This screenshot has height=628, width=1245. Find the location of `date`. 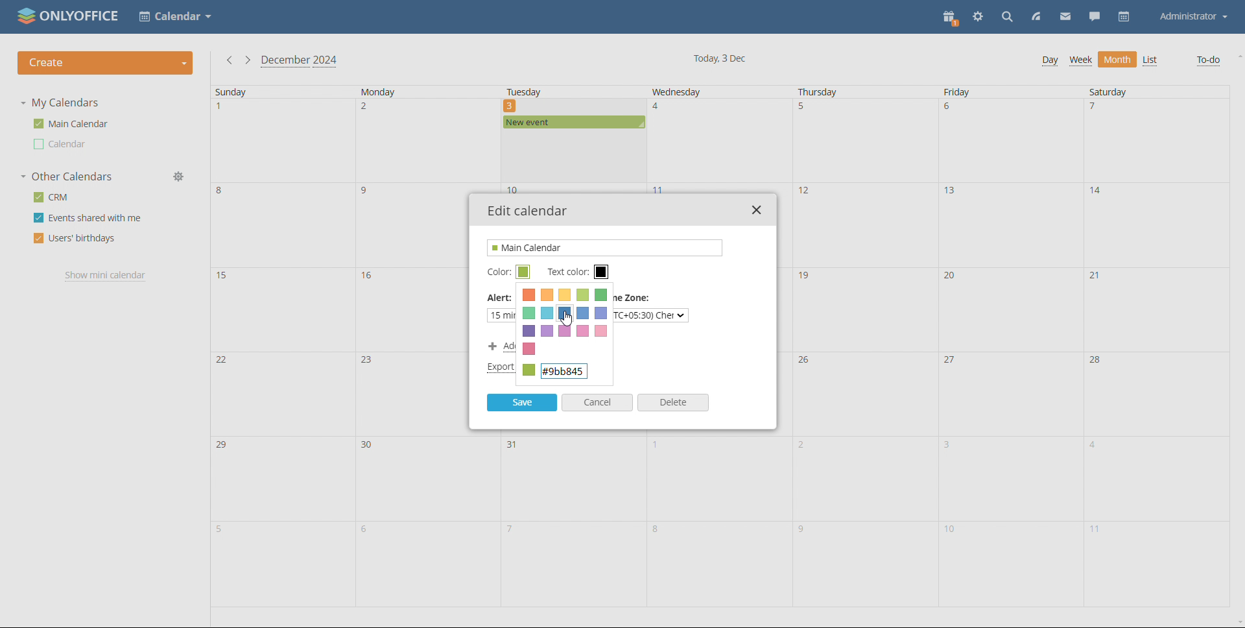

date is located at coordinates (283, 392).